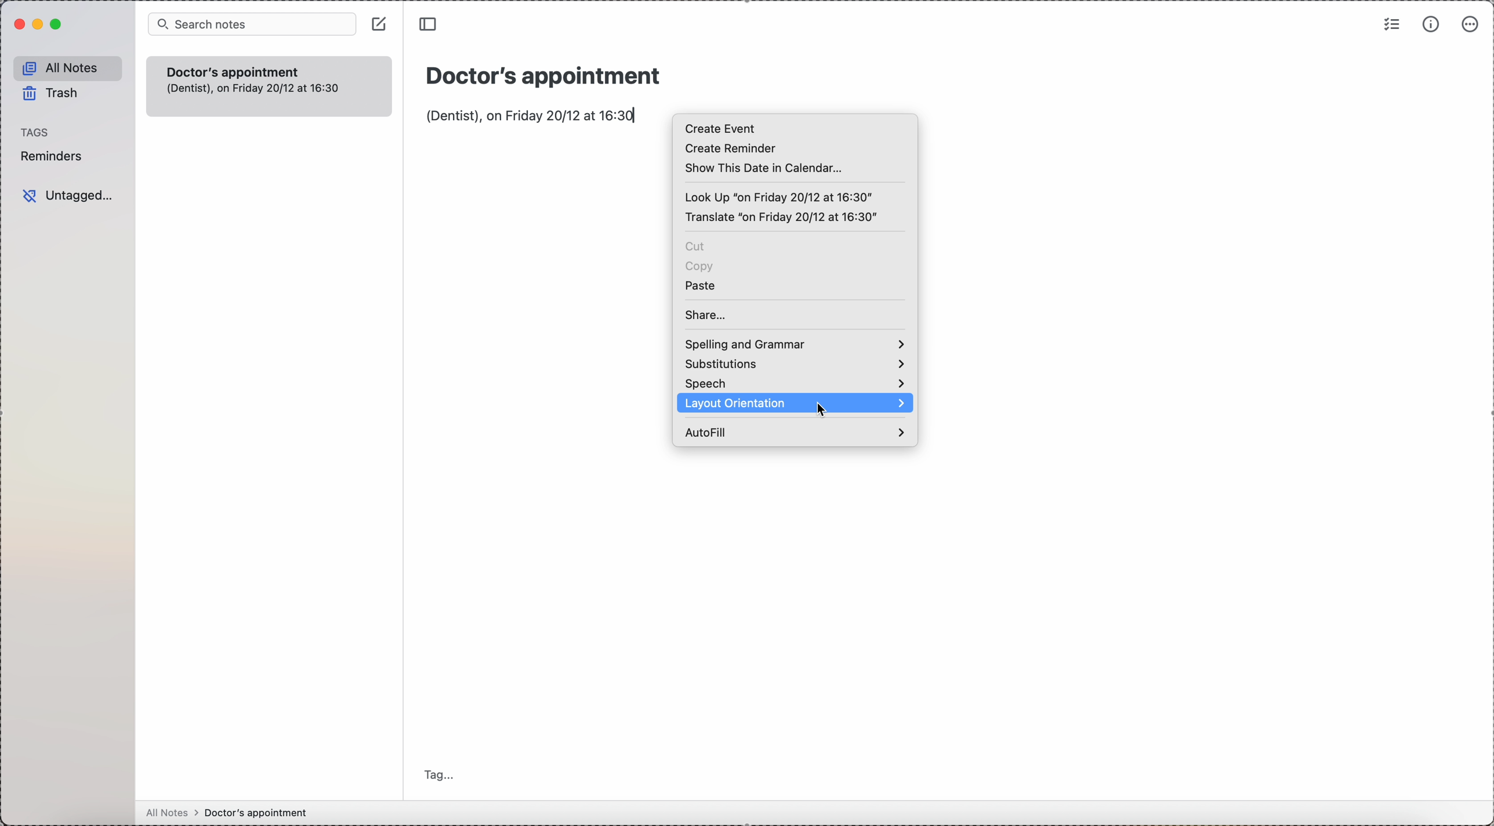 The height and width of the screenshot is (826, 1494). I want to click on create note, so click(379, 23).